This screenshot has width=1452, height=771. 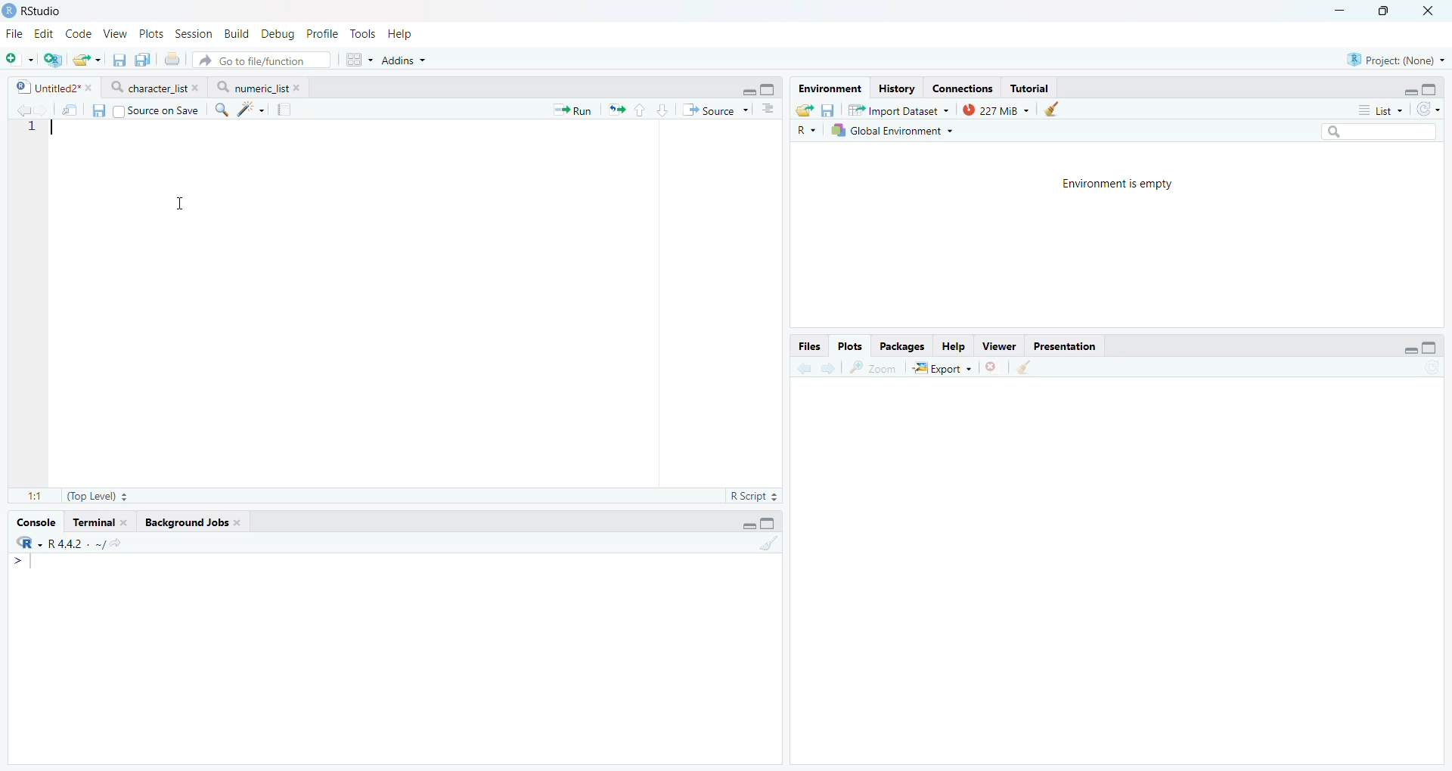 I want to click on Open new file, so click(x=17, y=60).